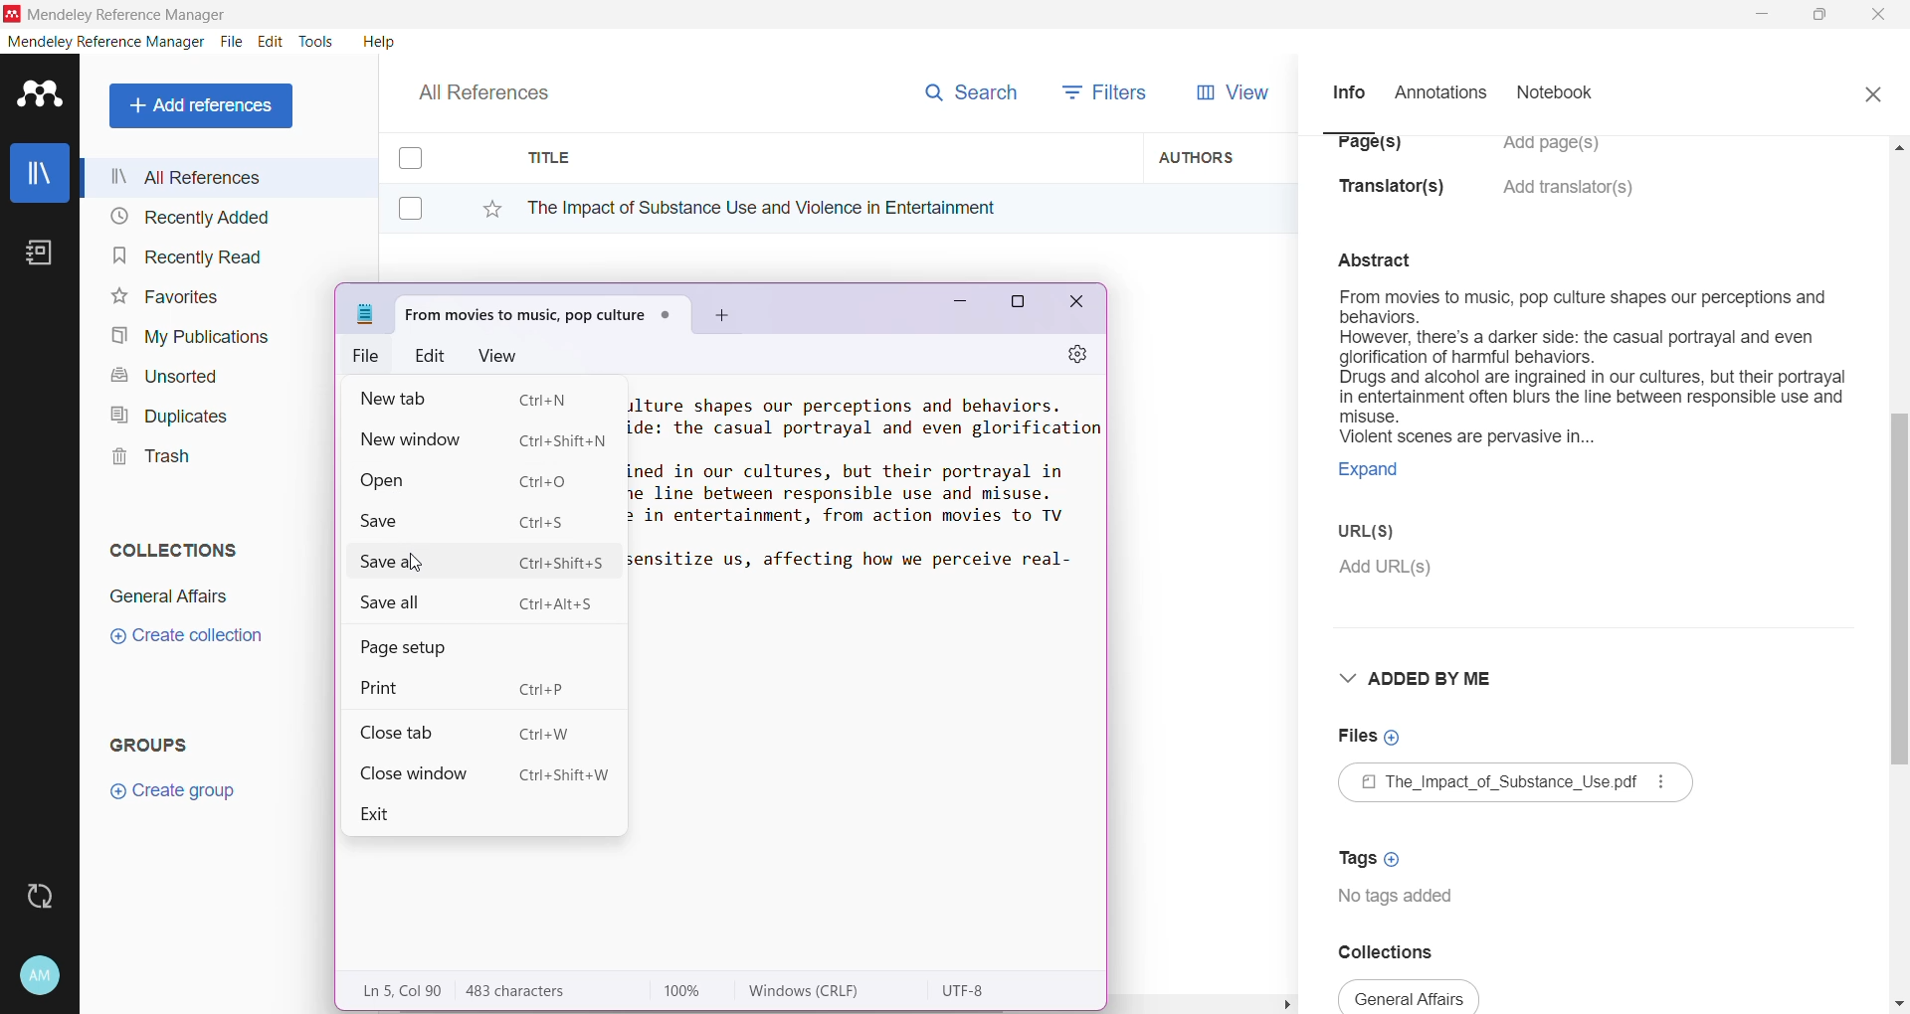 The width and height of the screenshot is (1910, 1014). Describe the element at coordinates (1571, 199) in the screenshot. I see `Click to Add translators` at that location.